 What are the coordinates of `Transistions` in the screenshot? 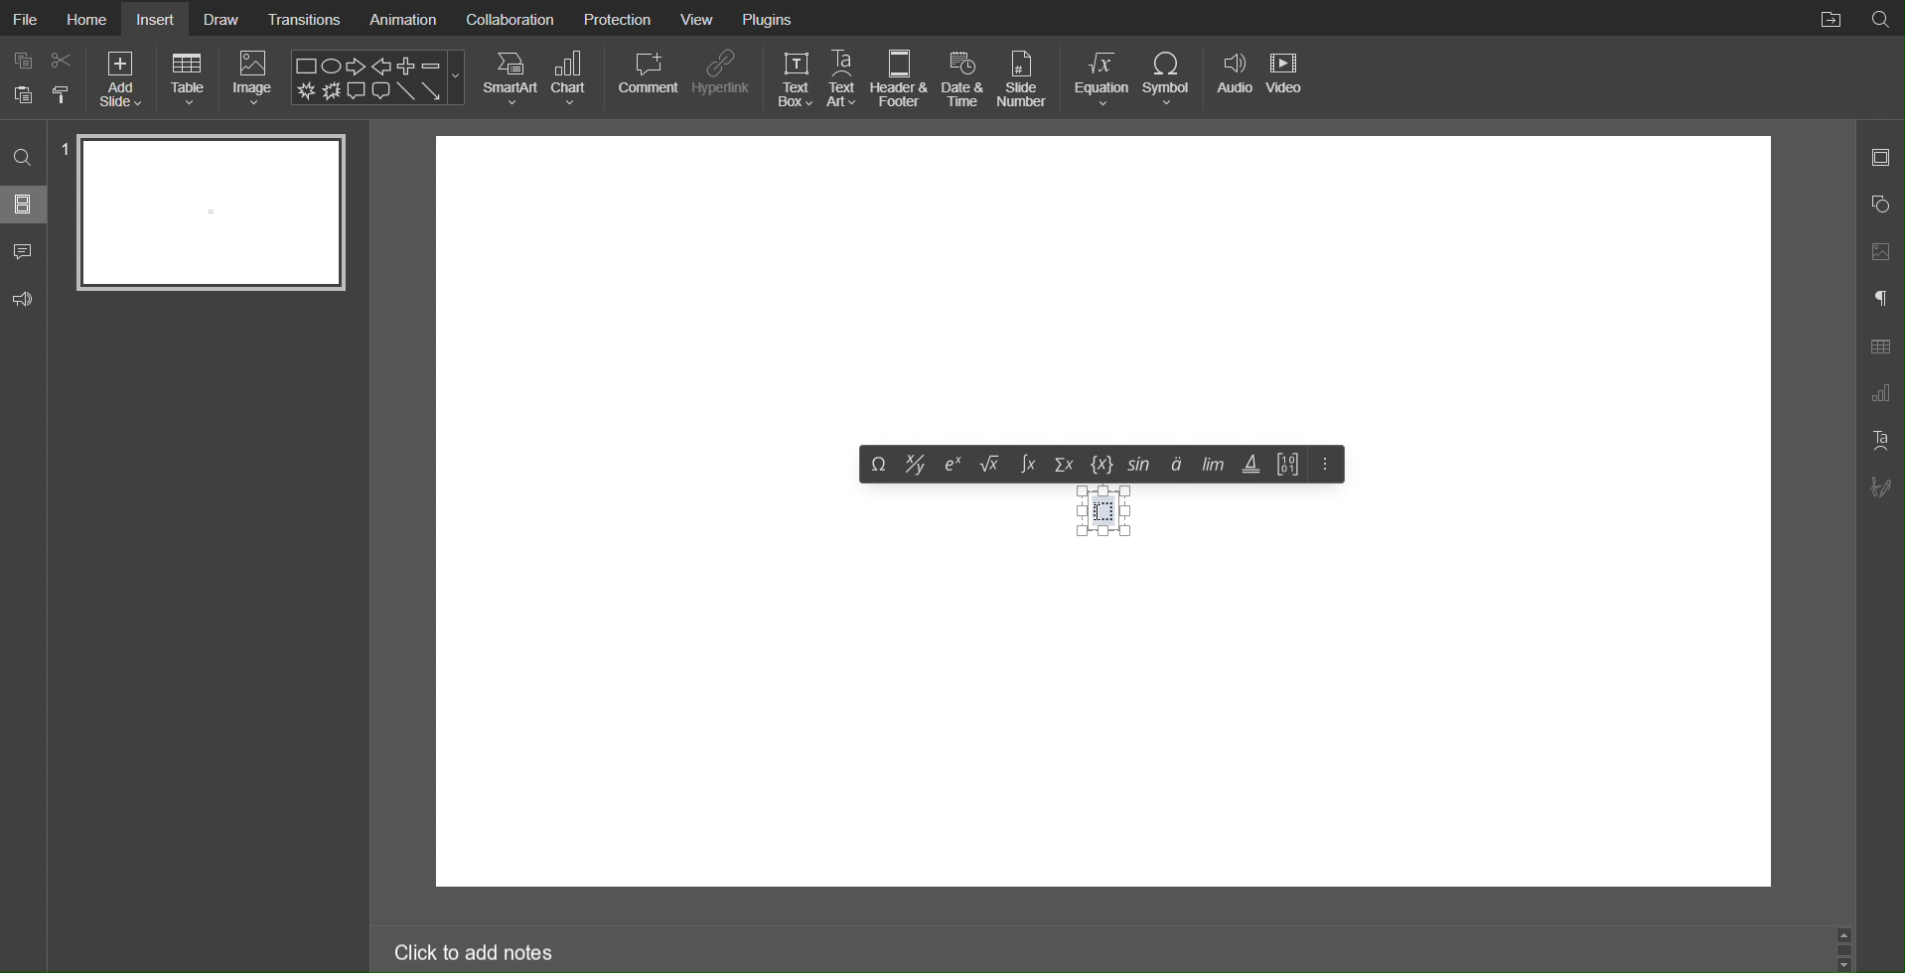 It's located at (305, 19).